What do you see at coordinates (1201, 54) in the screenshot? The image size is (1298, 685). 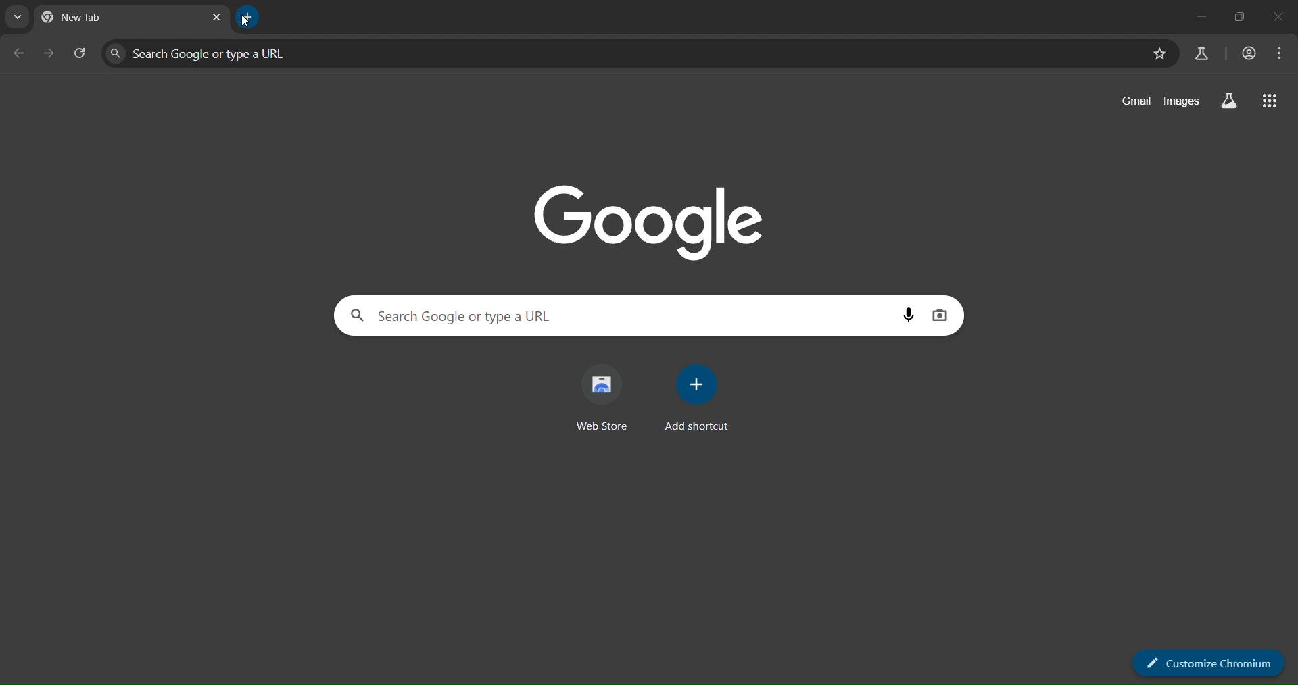 I see `search labs` at bounding box center [1201, 54].